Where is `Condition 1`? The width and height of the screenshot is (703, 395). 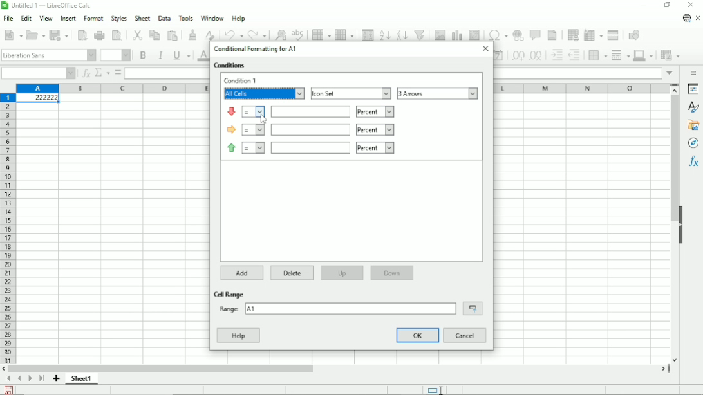 Condition 1 is located at coordinates (242, 80).